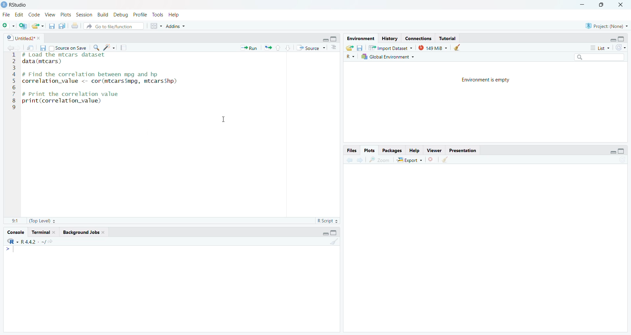  What do you see at coordinates (83, 232) in the screenshot?
I see `Background Jobs` at bounding box center [83, 232].